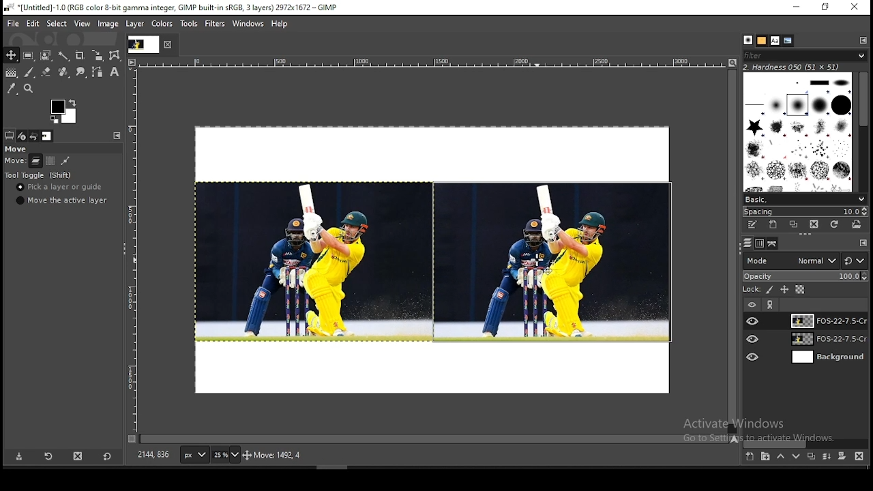 This screenshot has width=873, height=491. I want to click on text, so click(763, 430).